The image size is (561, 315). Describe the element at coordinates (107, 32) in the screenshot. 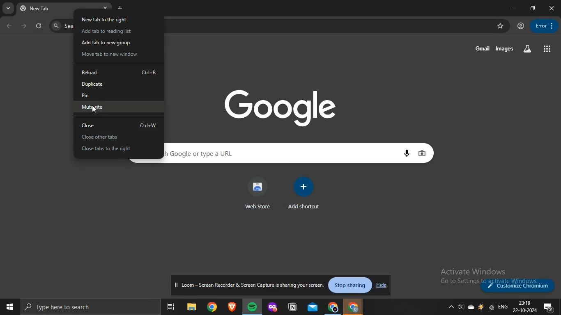

I see `add tab to reading list` at that location.